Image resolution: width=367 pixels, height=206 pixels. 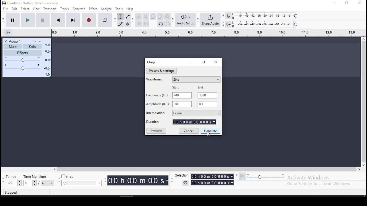 What do you see at coordinates (181, 122) in the screenshot?
I see `duration` at bounding box center [181, 122].